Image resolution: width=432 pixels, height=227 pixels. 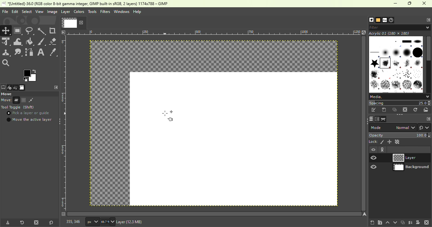 What do you see at coordinates (400, 103) in the screenshot?
I see `Spacing` at bounding box center [400, 103].